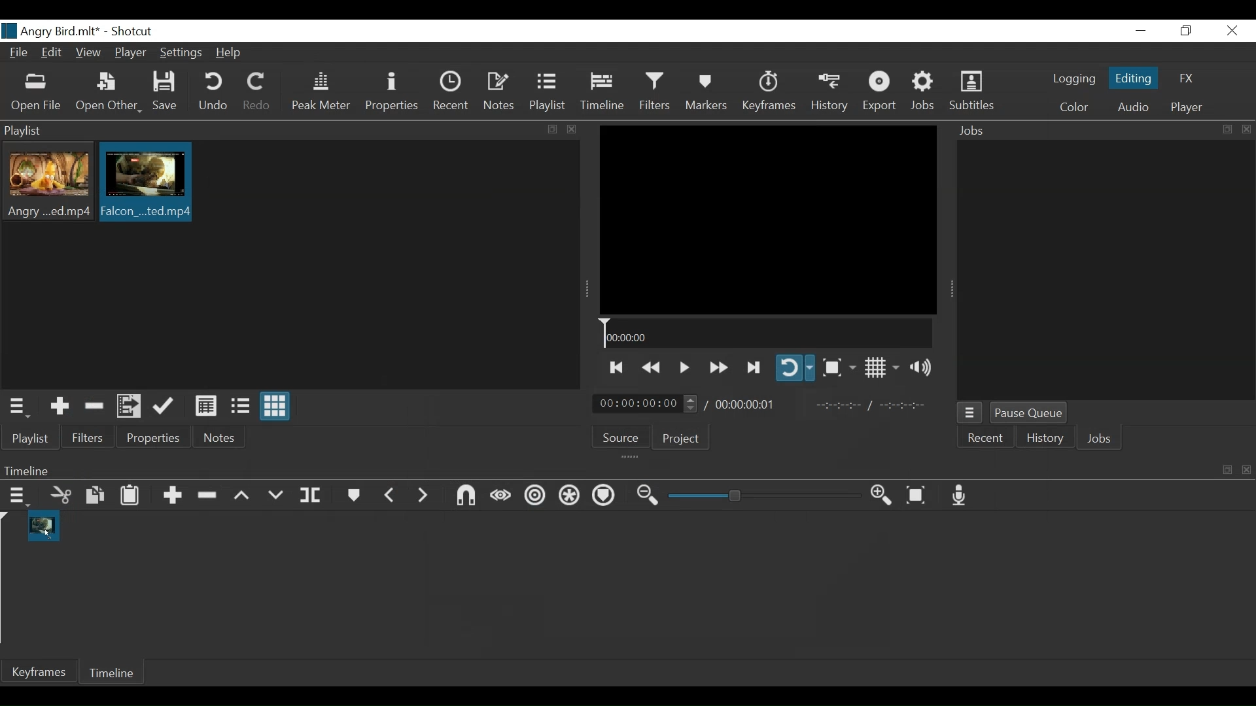  I want to click on Recent, so click(452, 90).